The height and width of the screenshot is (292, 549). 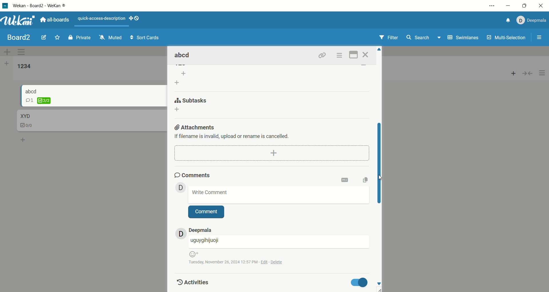 What do you see at coordinates (5, 7) in the screenshot?
I see `logo` at bounding box center [5, 7].